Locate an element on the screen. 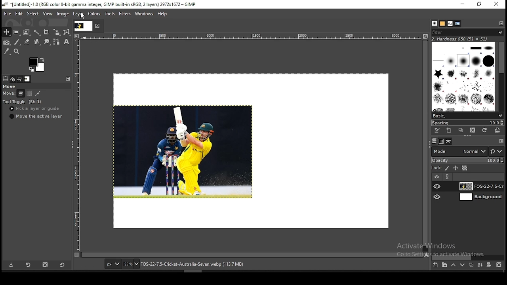 The image size is (507, 285). fuzzy select tool is located at coordinates (38, 32).